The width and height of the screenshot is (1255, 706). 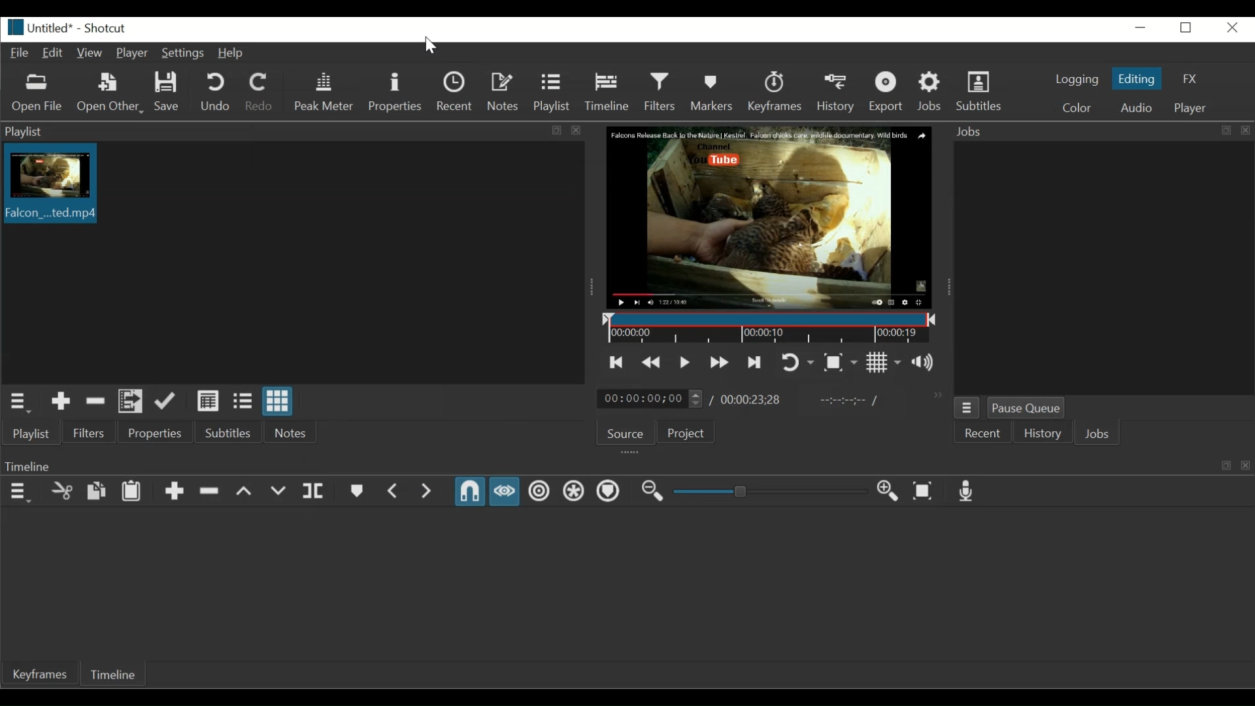 I want to click on Create or edit marker, so click(x=358, y=490).